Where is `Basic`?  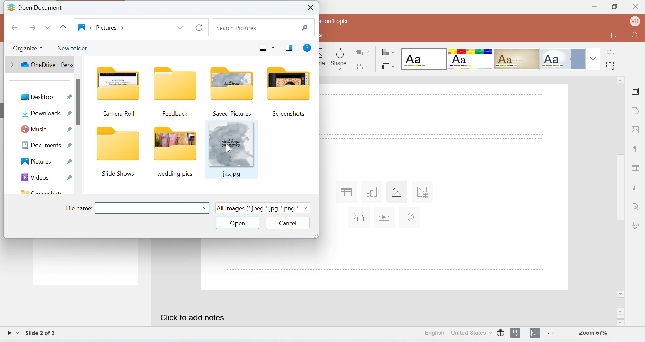
Basic is located at coordinates (471, 59).